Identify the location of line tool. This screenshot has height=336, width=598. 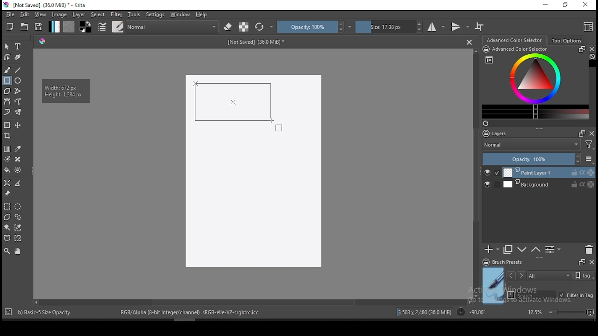
(18, 70).